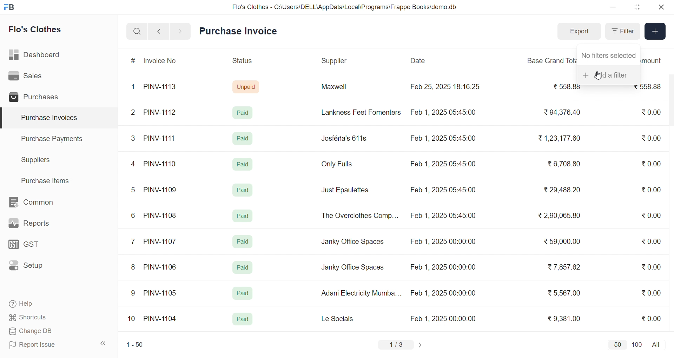 This screenshot has height=358, width=674. Describe the element at coordinates (247, 86) in the screenshot. I see `Unpaid` at that location.